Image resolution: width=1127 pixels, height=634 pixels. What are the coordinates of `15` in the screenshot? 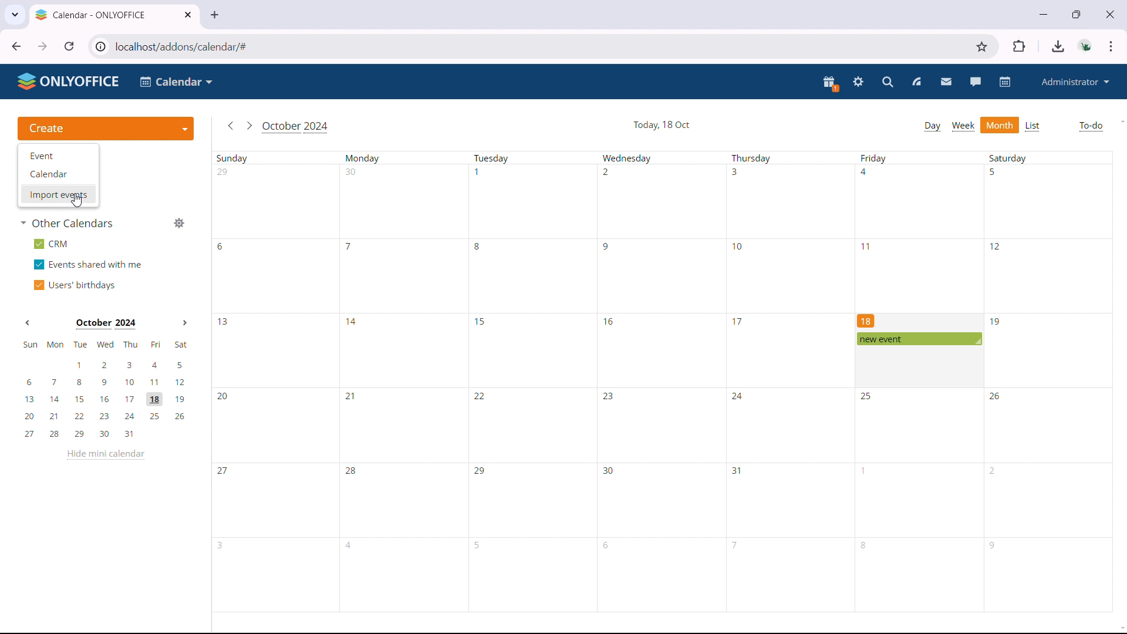 It's located at (481, 321).